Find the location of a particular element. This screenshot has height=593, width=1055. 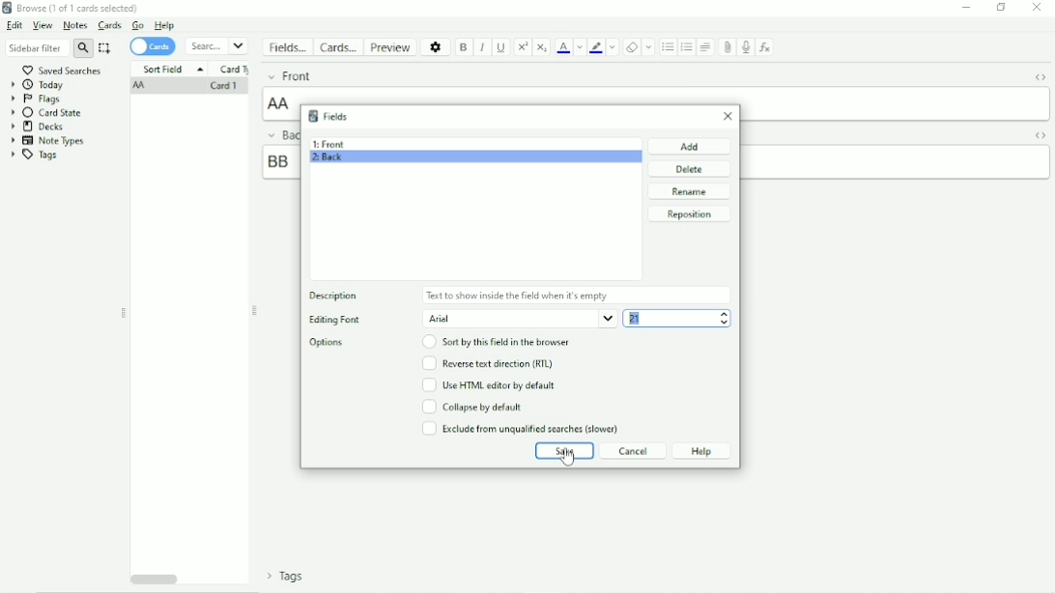

Cards is located at coordinates (153, 47).